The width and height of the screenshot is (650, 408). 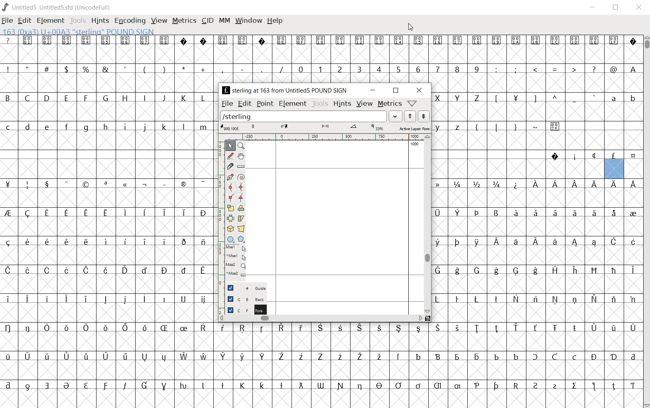 What do you see at coordinates (339, 329) in the screenshot?
I see `Symbol` at bounding box center [339, 329].